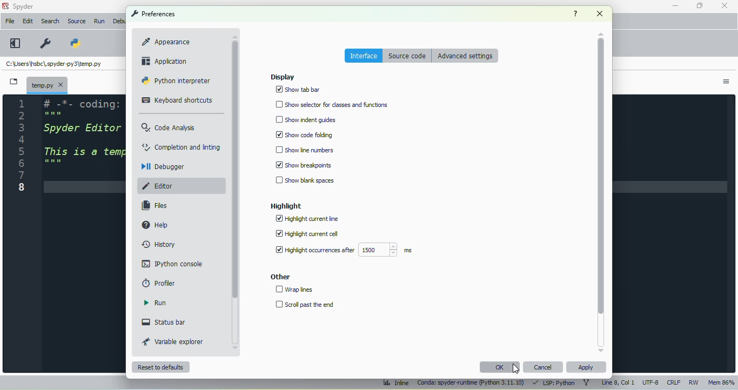 Image resolution: width=738 pixels, height=390 pixels. I want to click on appearance, so click(166, 42).